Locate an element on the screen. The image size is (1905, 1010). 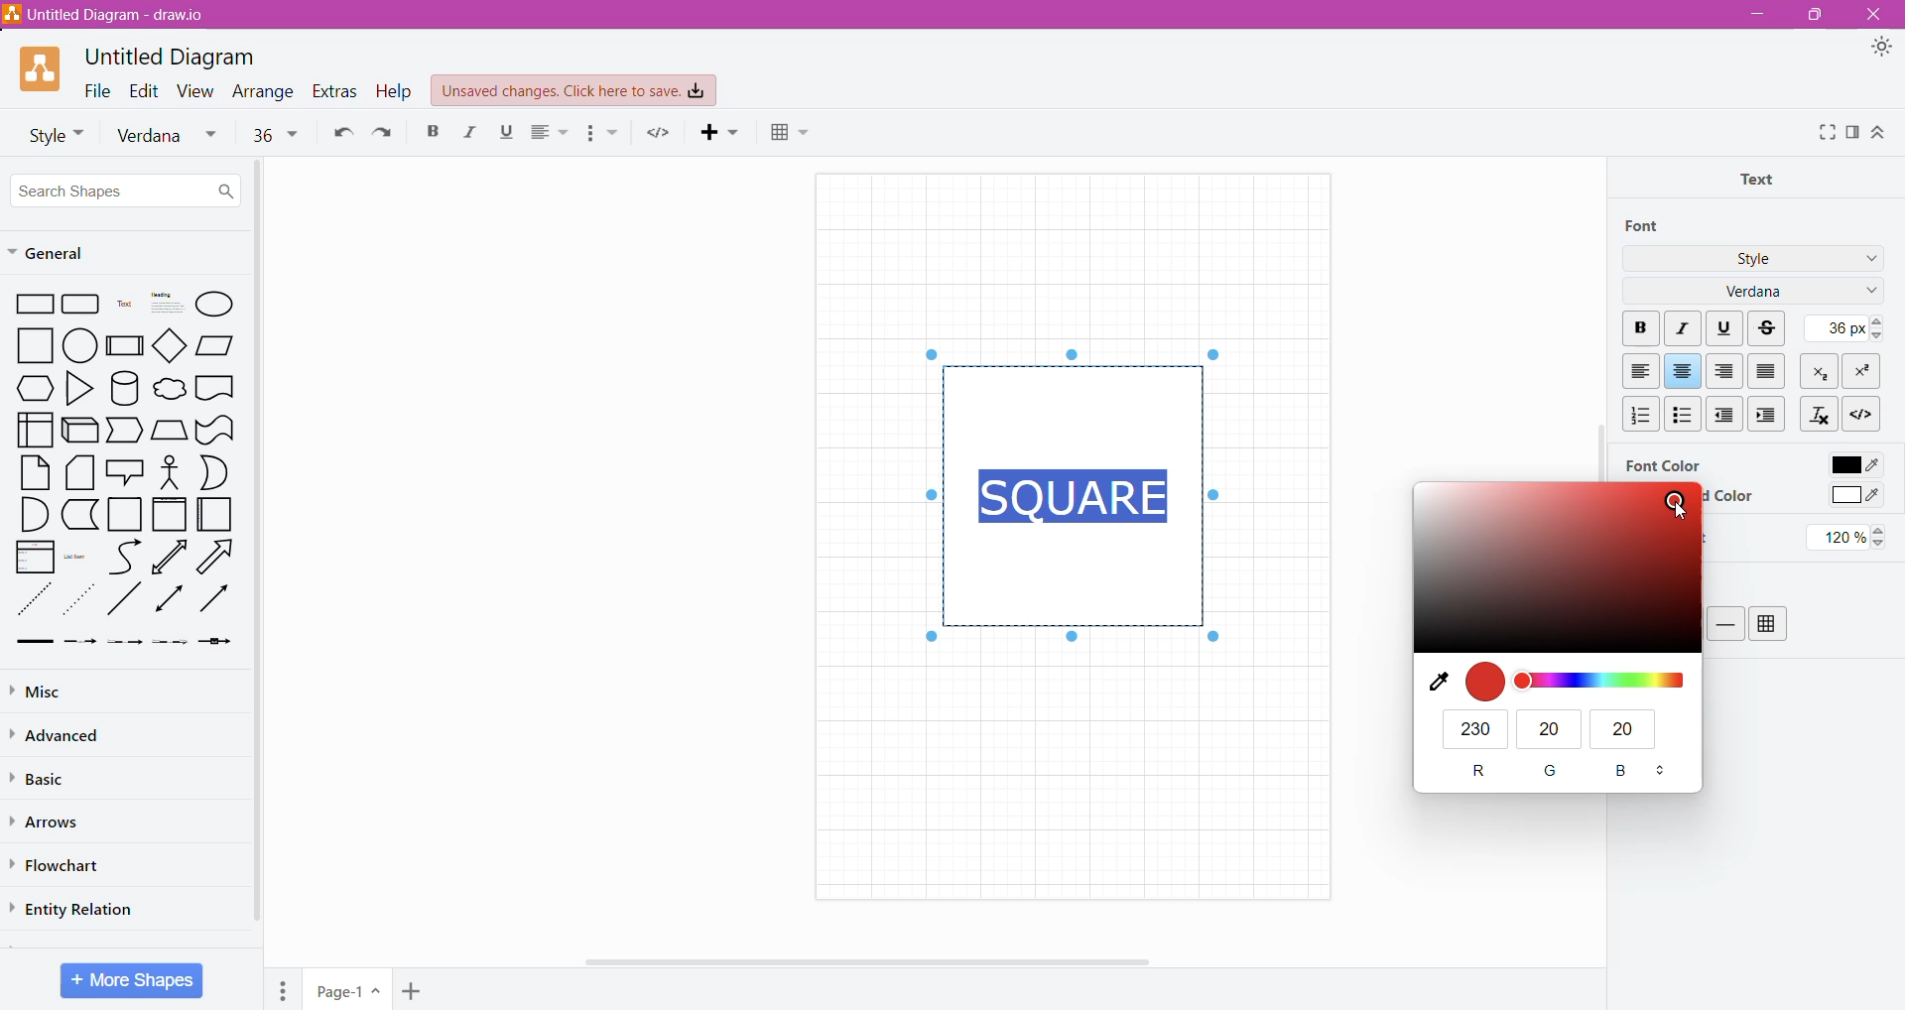
Misc is located at coordinates (60, 689).